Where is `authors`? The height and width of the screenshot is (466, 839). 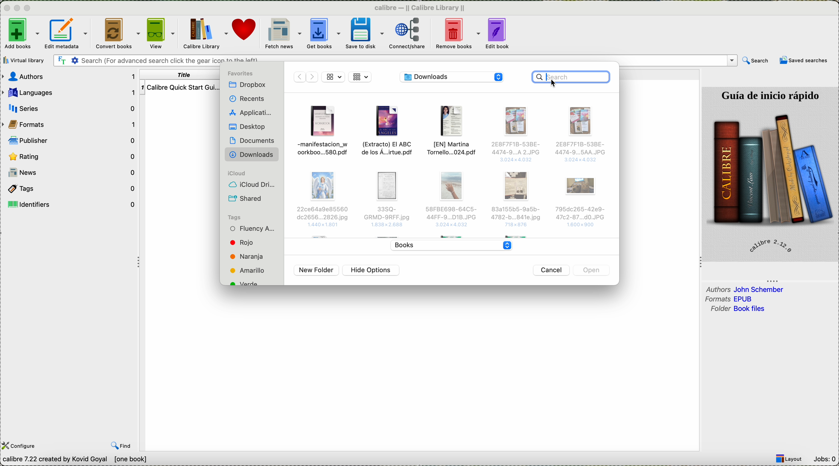
authors is located at coordinates (746, 289).